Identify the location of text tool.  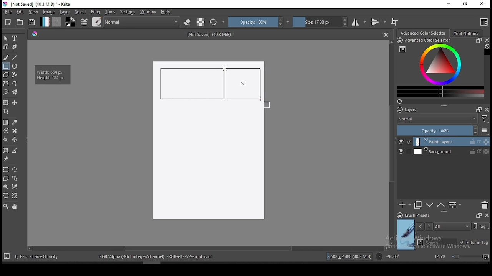
(15, 38).